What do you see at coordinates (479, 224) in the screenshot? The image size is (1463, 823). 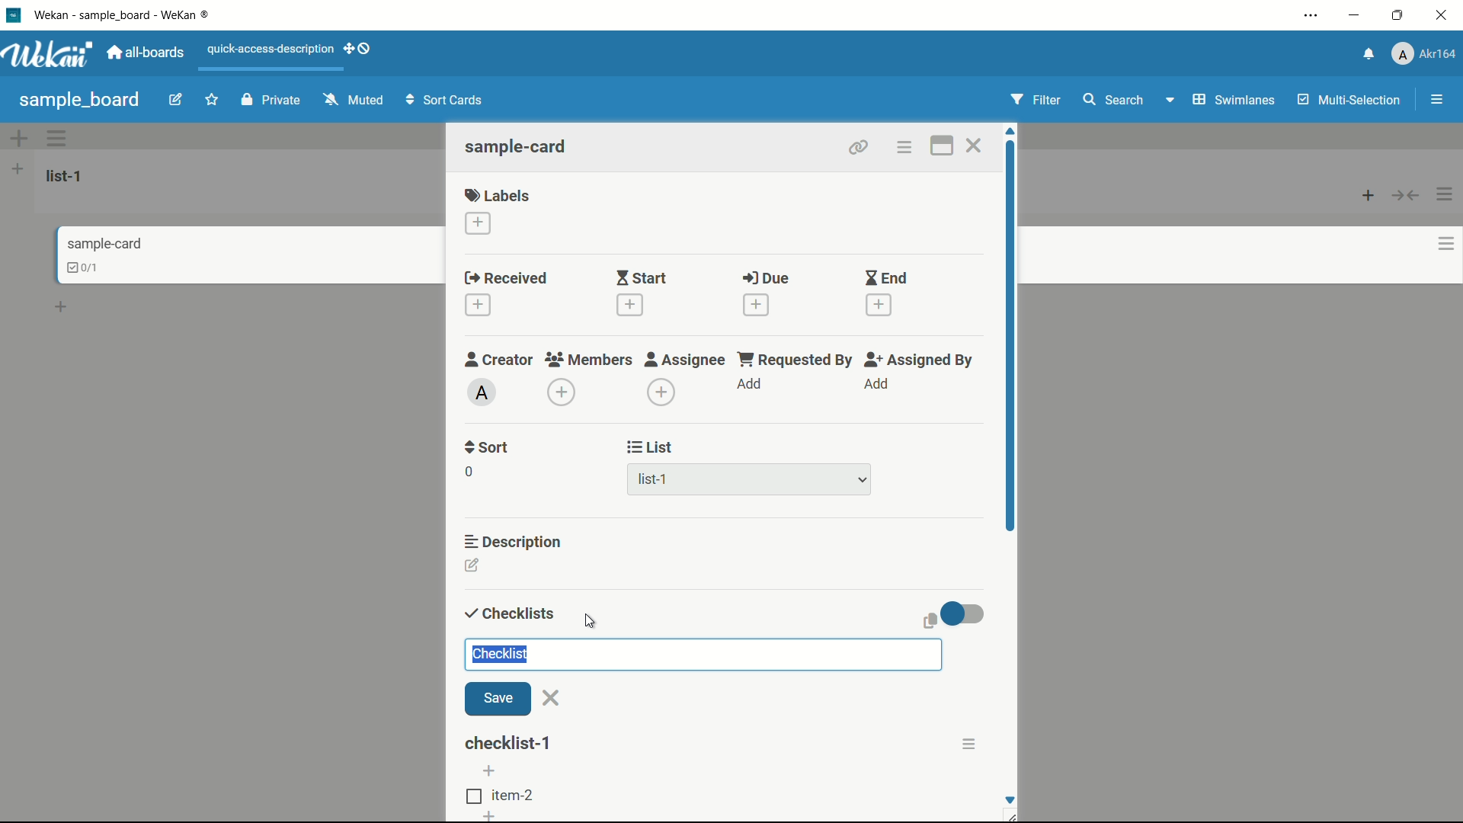 I see `add label` at bounding box center [479, 224].